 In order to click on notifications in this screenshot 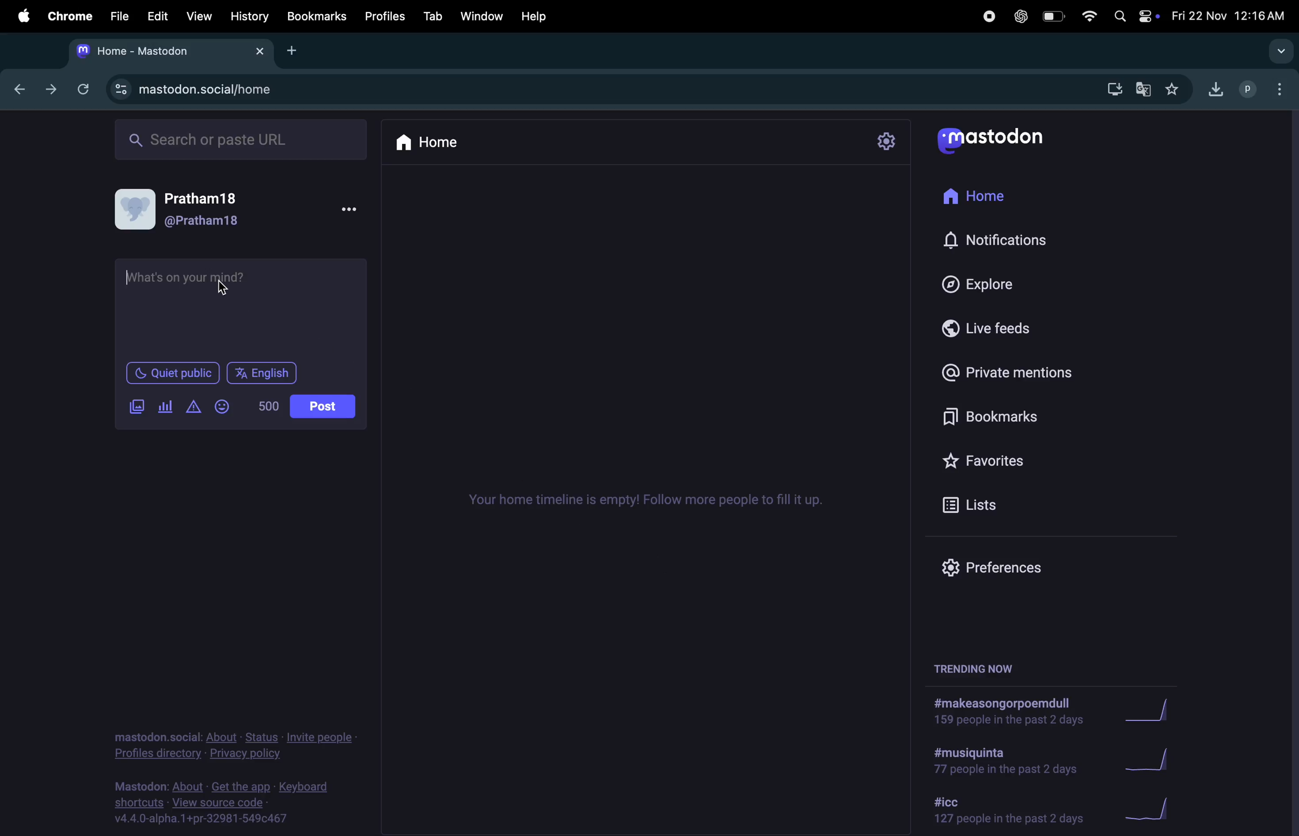, I will do `click(1003, 239)`.